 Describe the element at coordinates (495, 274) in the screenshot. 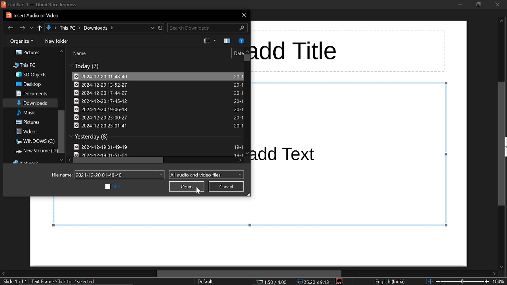

I see `move right` at that location.